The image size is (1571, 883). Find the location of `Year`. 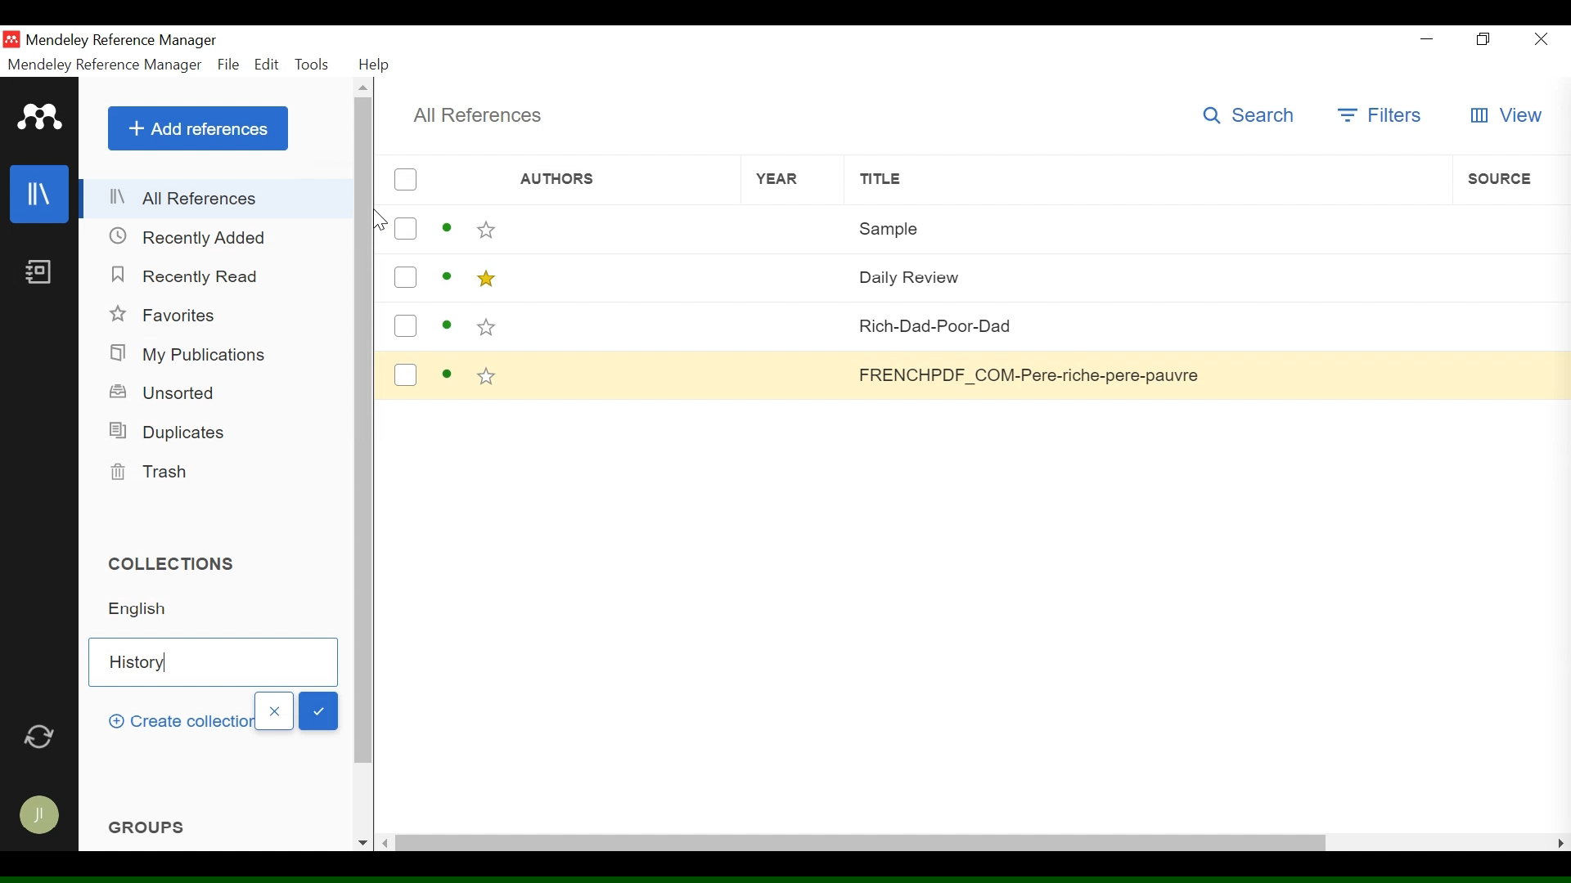

Year is located at coordinates (794, 278).